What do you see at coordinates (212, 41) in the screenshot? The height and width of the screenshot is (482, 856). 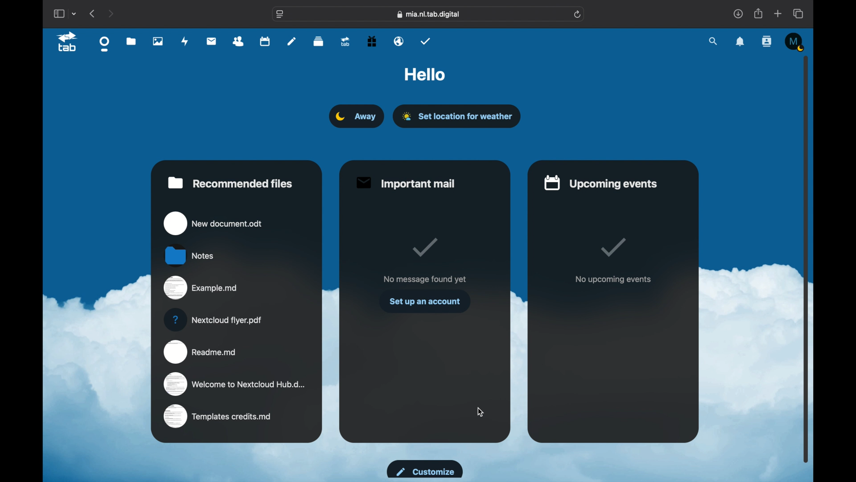 I see `mail` at bounding box center [212, 41].